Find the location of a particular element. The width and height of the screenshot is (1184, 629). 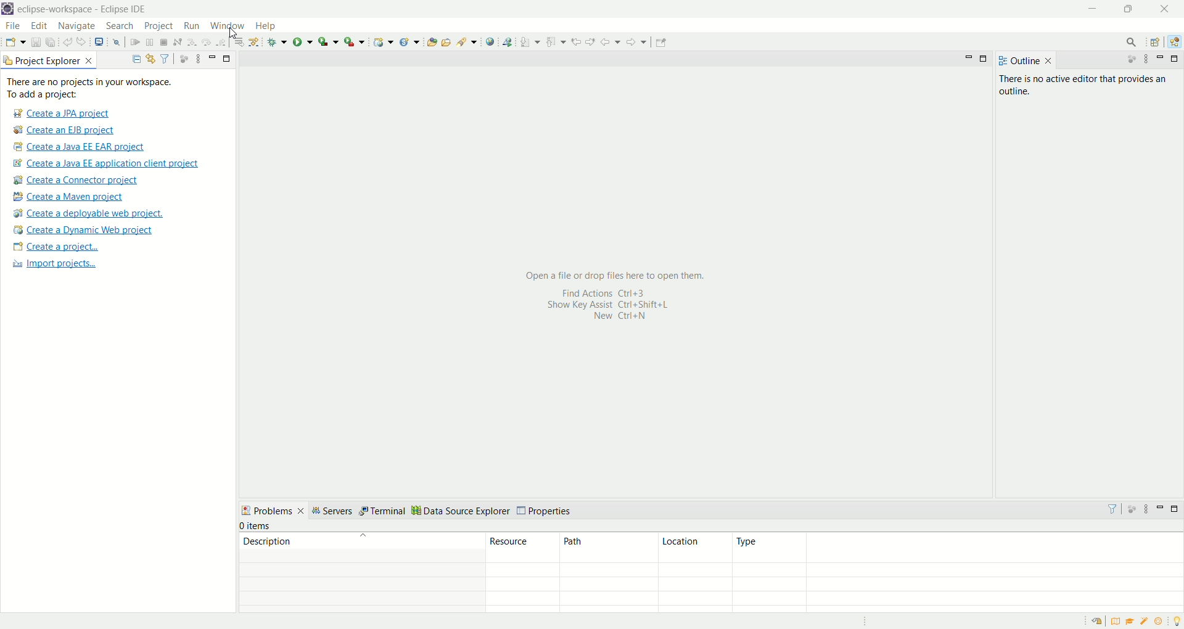

create a EJB project is located at coordinates (65, 131).